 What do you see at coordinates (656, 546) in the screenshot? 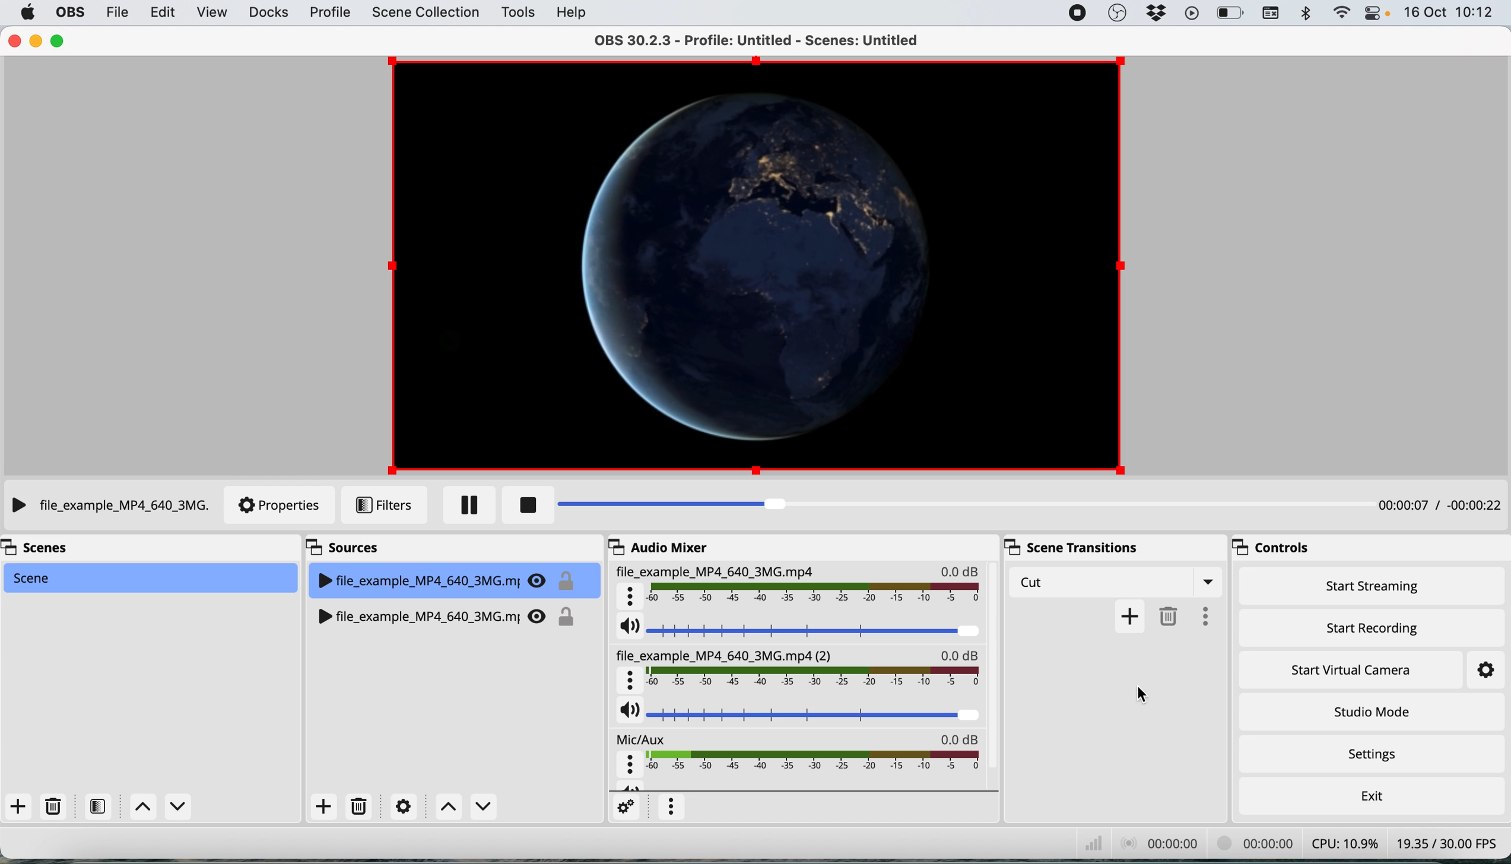
I see `audio mixer` at bounding box center [656, 546].